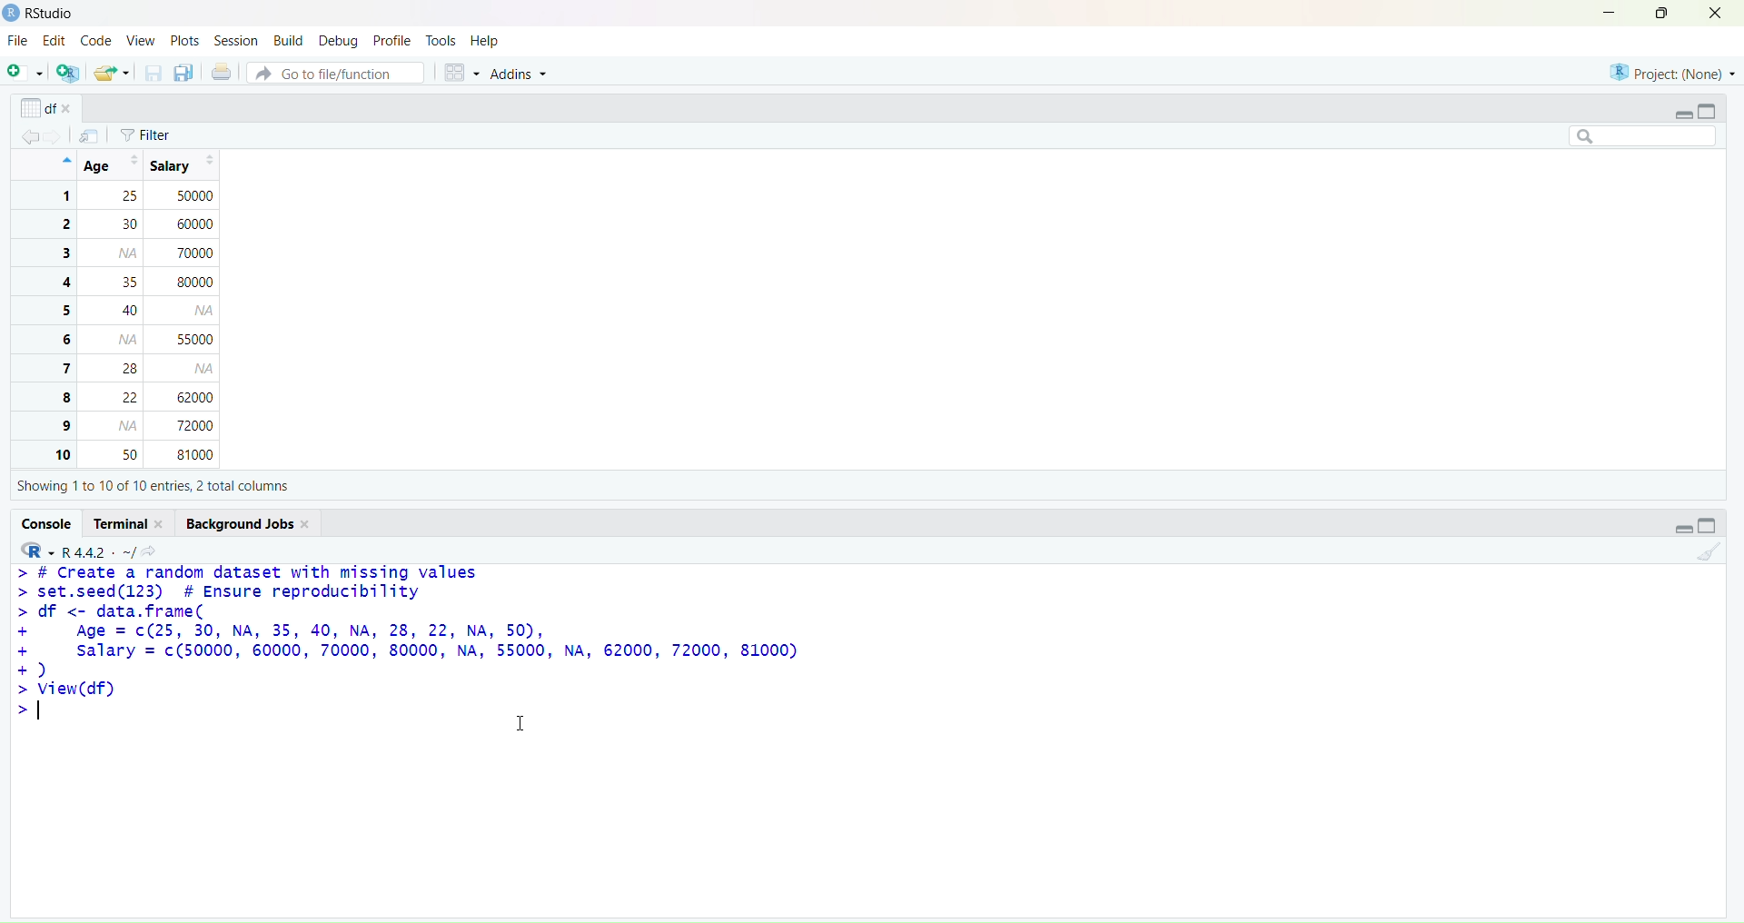 The image size is (1744, 923). Describe the element at coordinates (48, 107) in the screenshot. I see `options of x` at that location.